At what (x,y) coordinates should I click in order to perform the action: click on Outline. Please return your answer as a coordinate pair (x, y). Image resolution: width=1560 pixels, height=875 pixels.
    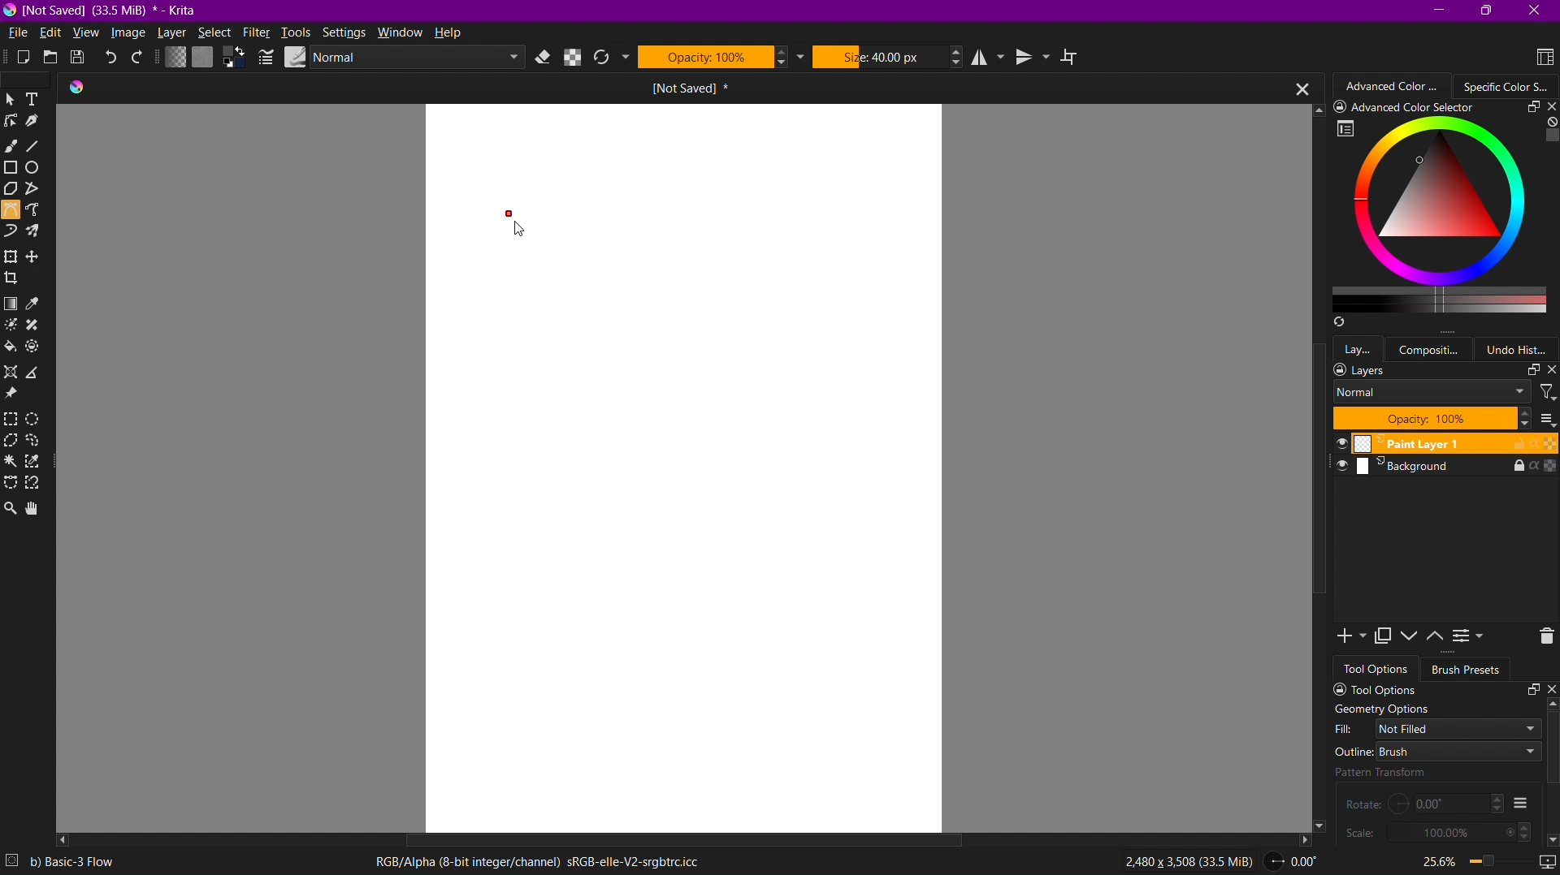
    Looking at the image, I should click on (1436, 751).